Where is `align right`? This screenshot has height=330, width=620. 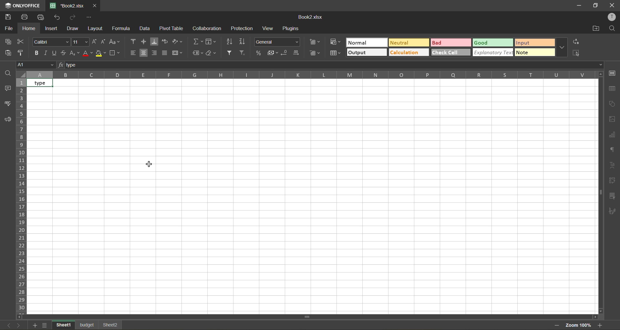 align right is located at coordinates (156, 53).